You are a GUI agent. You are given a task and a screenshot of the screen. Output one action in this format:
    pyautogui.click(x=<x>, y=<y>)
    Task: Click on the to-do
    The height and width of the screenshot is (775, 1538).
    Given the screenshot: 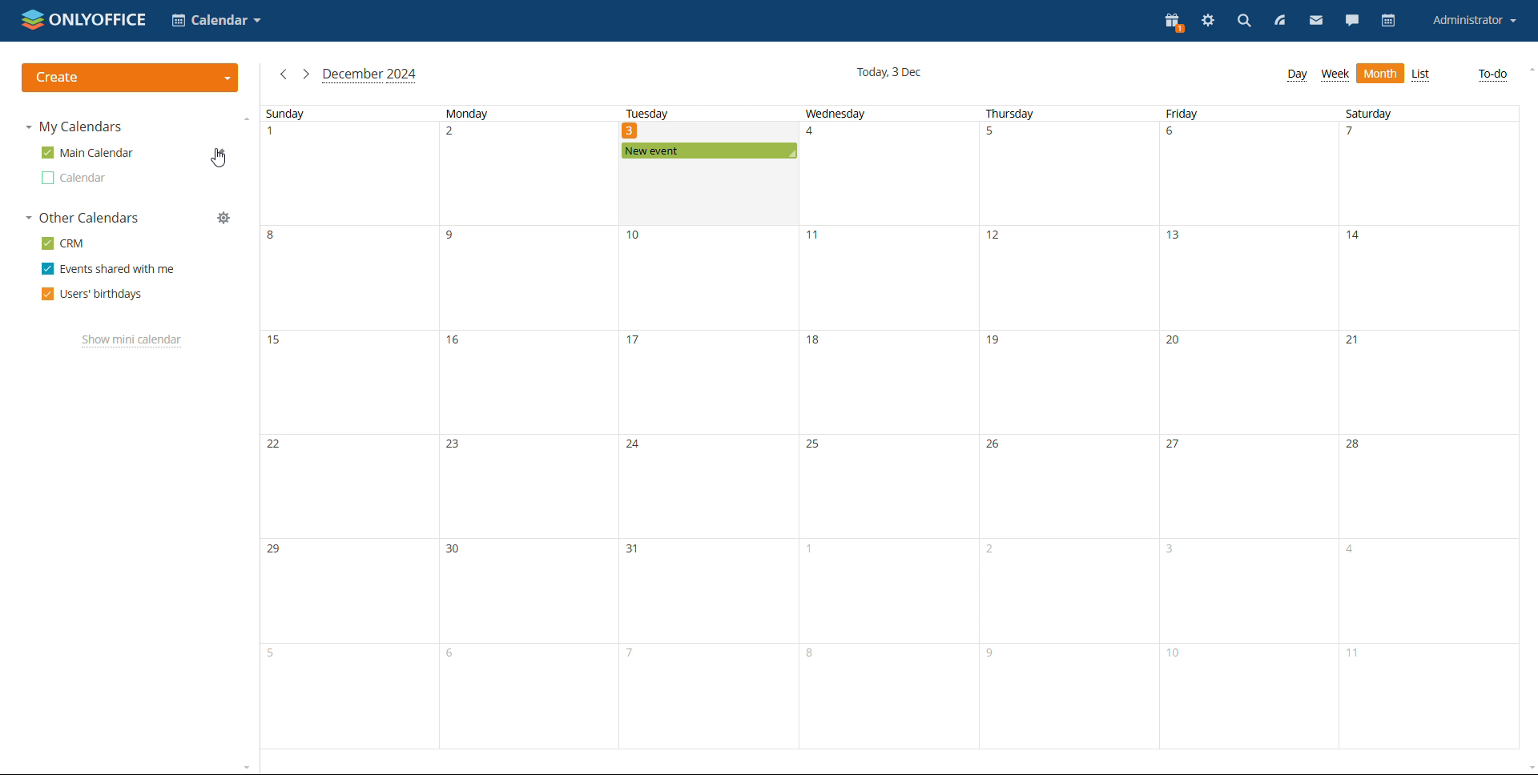 What is the action you would take?
    pyautogui.click(x=1493, y=75)
    